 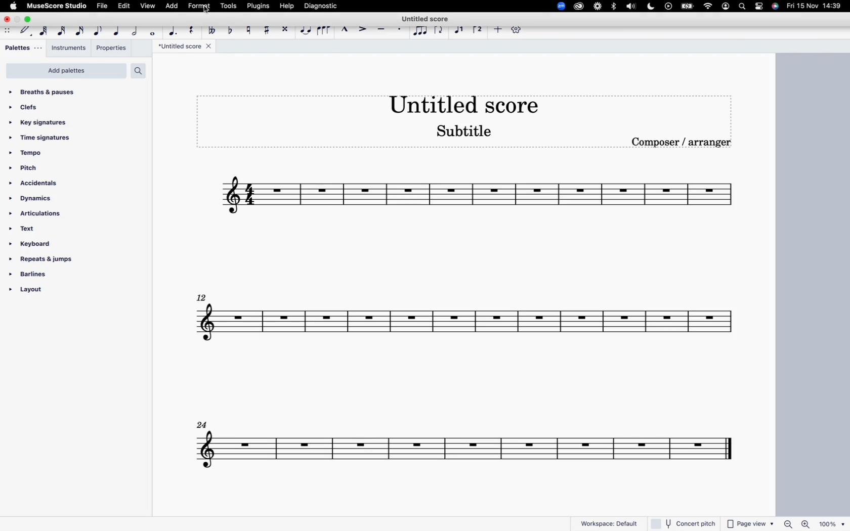 What do you see at coordinates (99, 31) in the screenshot?
I see `eighth note` at bounding box center [99, 31].